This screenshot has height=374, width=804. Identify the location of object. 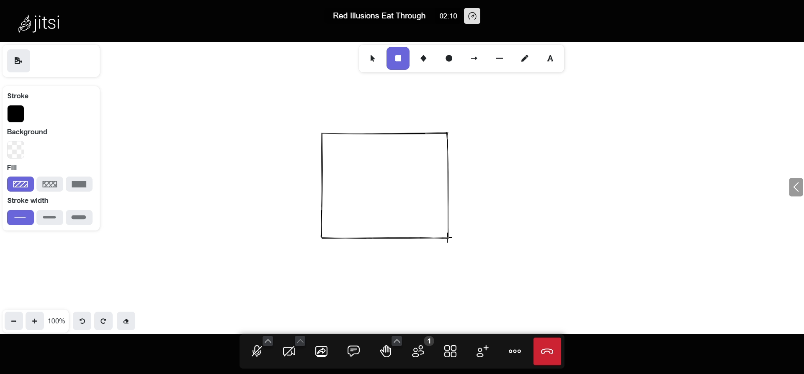
(384, 186).